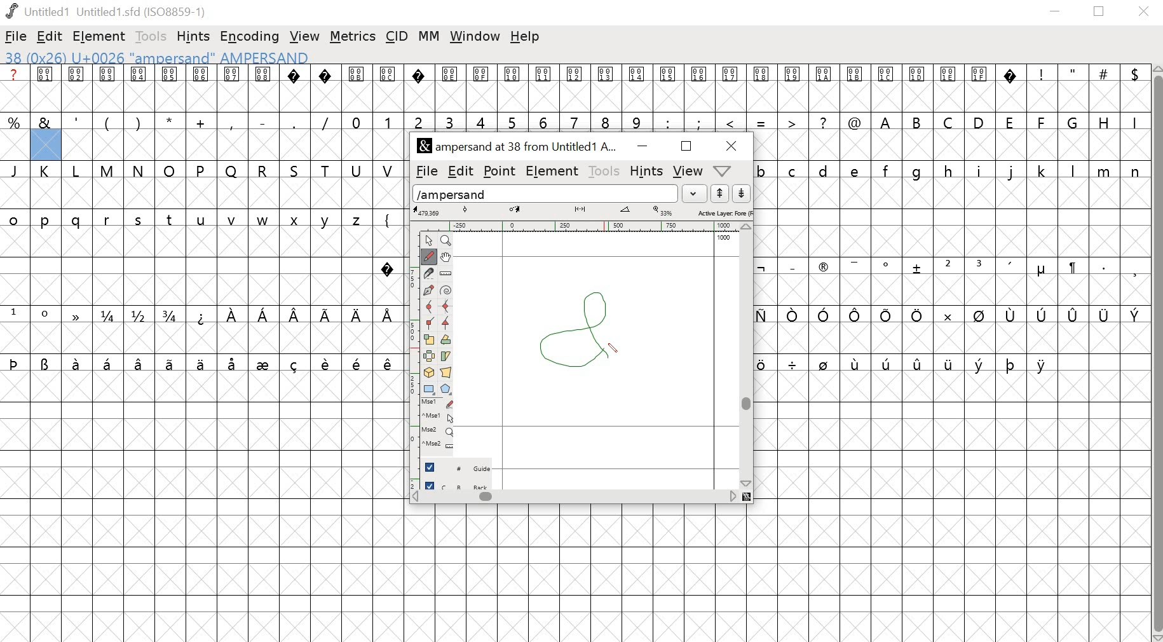 This screenshot has width=1163, height=642. What do you see at coordinates (202, 315) in the screenshot?
I see `symbol` at bounding box center [202, 315].